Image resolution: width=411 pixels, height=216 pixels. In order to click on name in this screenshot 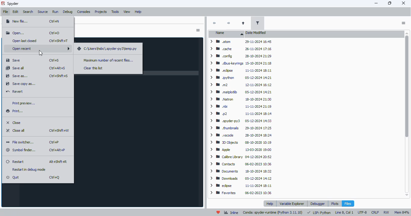, I will do `click(227, 34)`.